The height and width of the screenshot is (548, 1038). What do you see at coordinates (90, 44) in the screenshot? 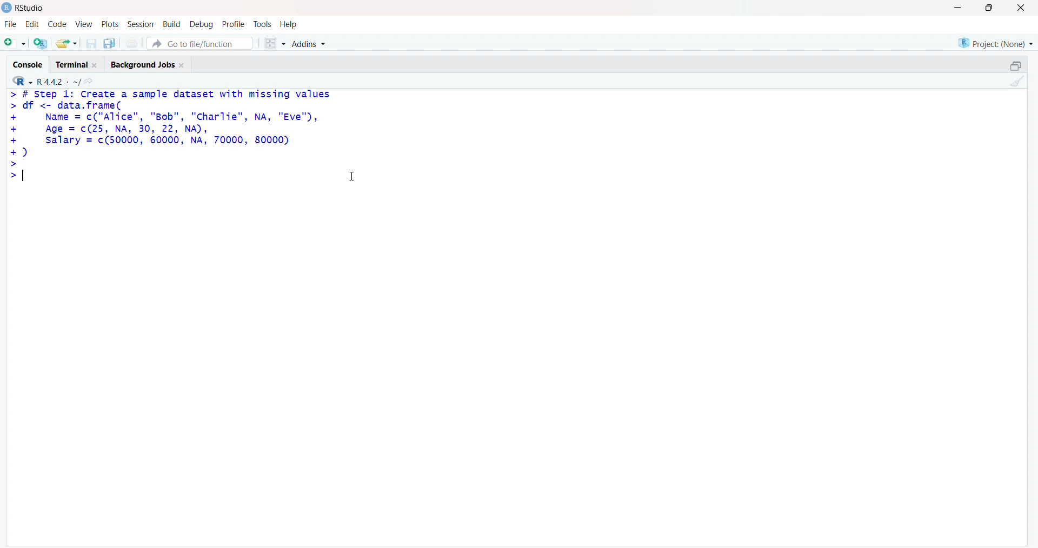
I see `Save current document (Ctrl + S)` at bounding box center [90, 44].